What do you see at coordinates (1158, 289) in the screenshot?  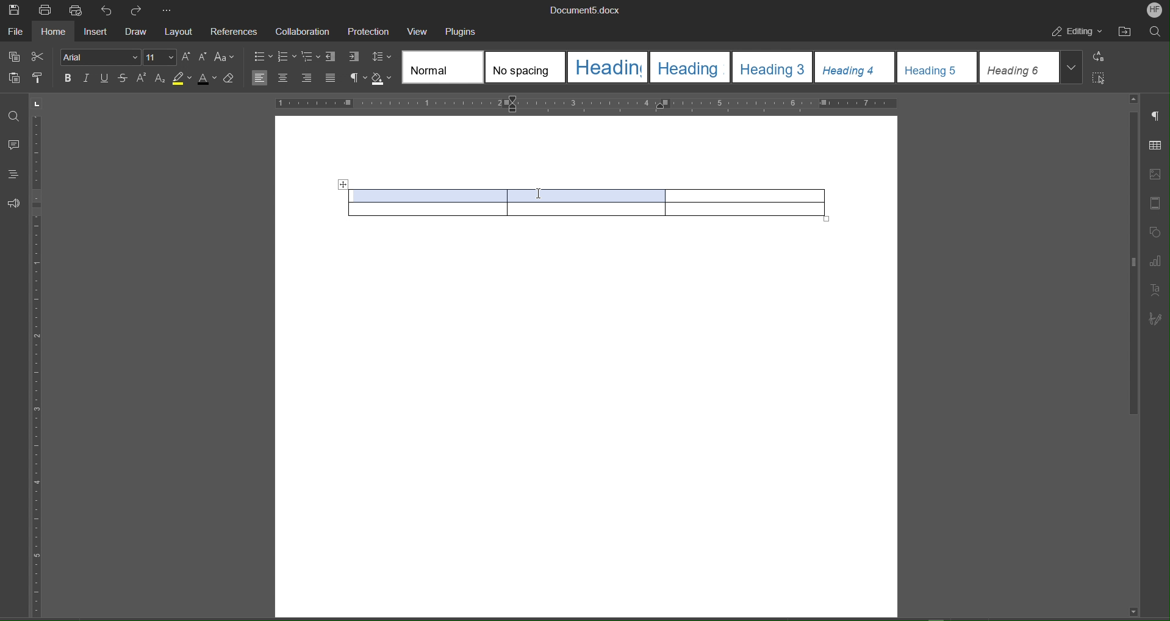 I see `Text Art` at bounding box center [1158, 289].